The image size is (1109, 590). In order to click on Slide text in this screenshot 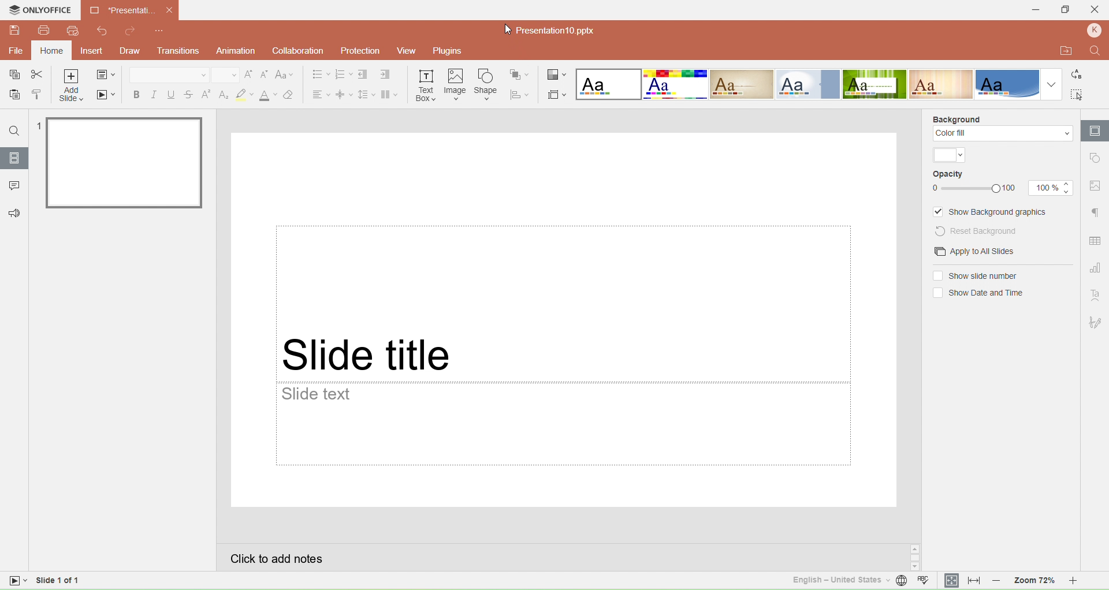, I will do `click(564, 424)`.